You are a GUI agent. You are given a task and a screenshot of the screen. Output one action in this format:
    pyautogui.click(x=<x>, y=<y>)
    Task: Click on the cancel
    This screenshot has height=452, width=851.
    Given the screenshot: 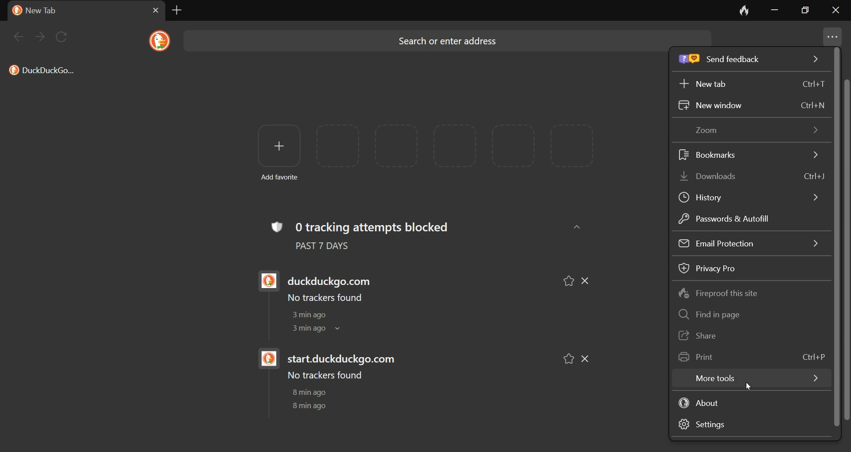 What is the action you would take?
    pyautogui.click(x=591, y=279)
    